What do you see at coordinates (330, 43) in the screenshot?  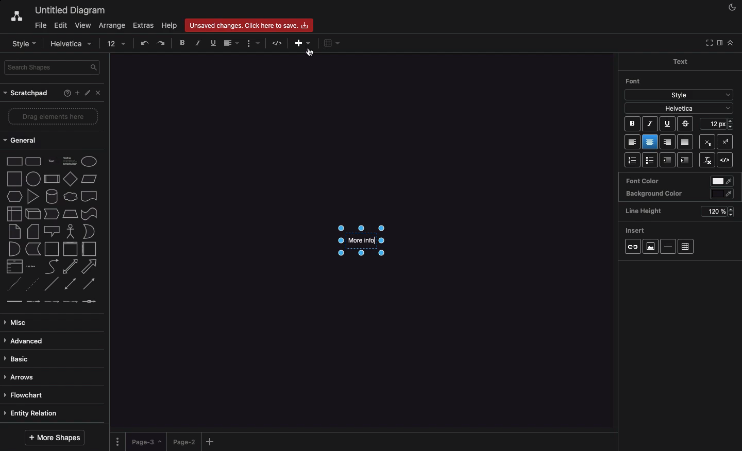 I see `Table` at bounding box center [330, 43].